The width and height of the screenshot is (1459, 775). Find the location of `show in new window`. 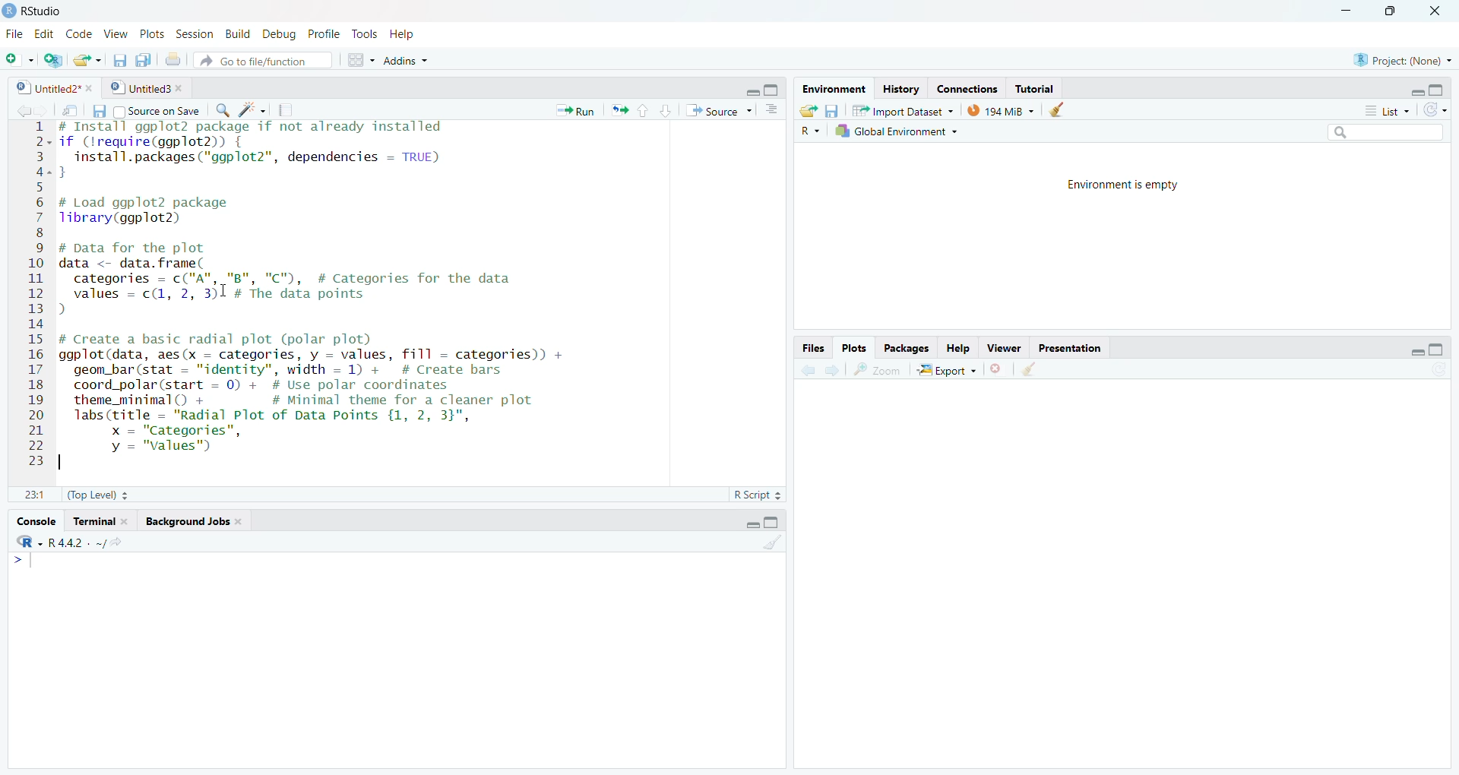

show in new window is located at coordinates (71, 112).